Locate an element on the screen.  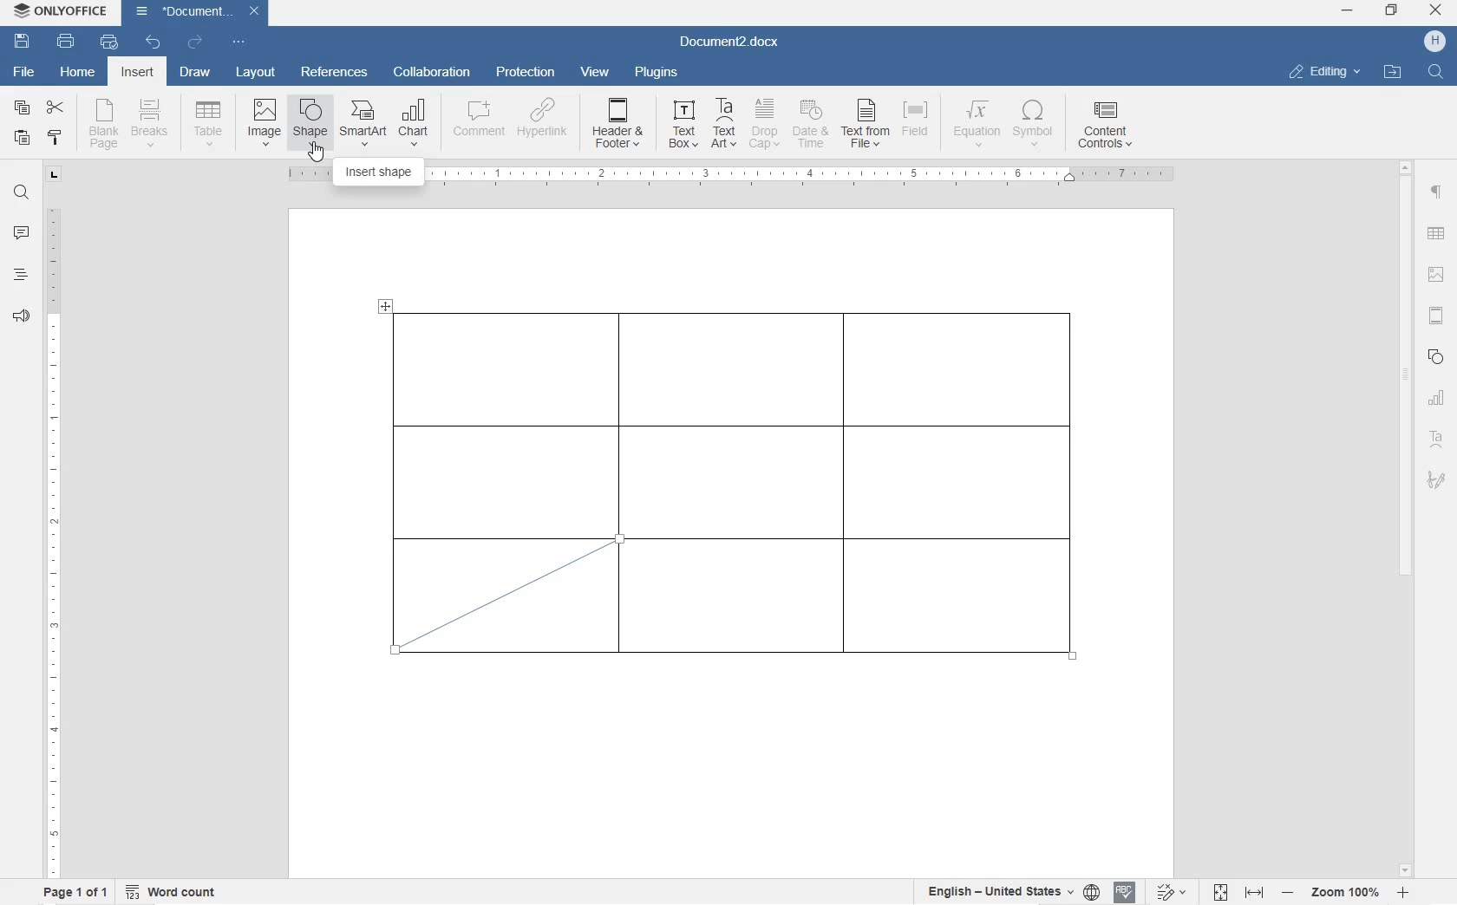
EDITING is located at coordinates (1325, 71).